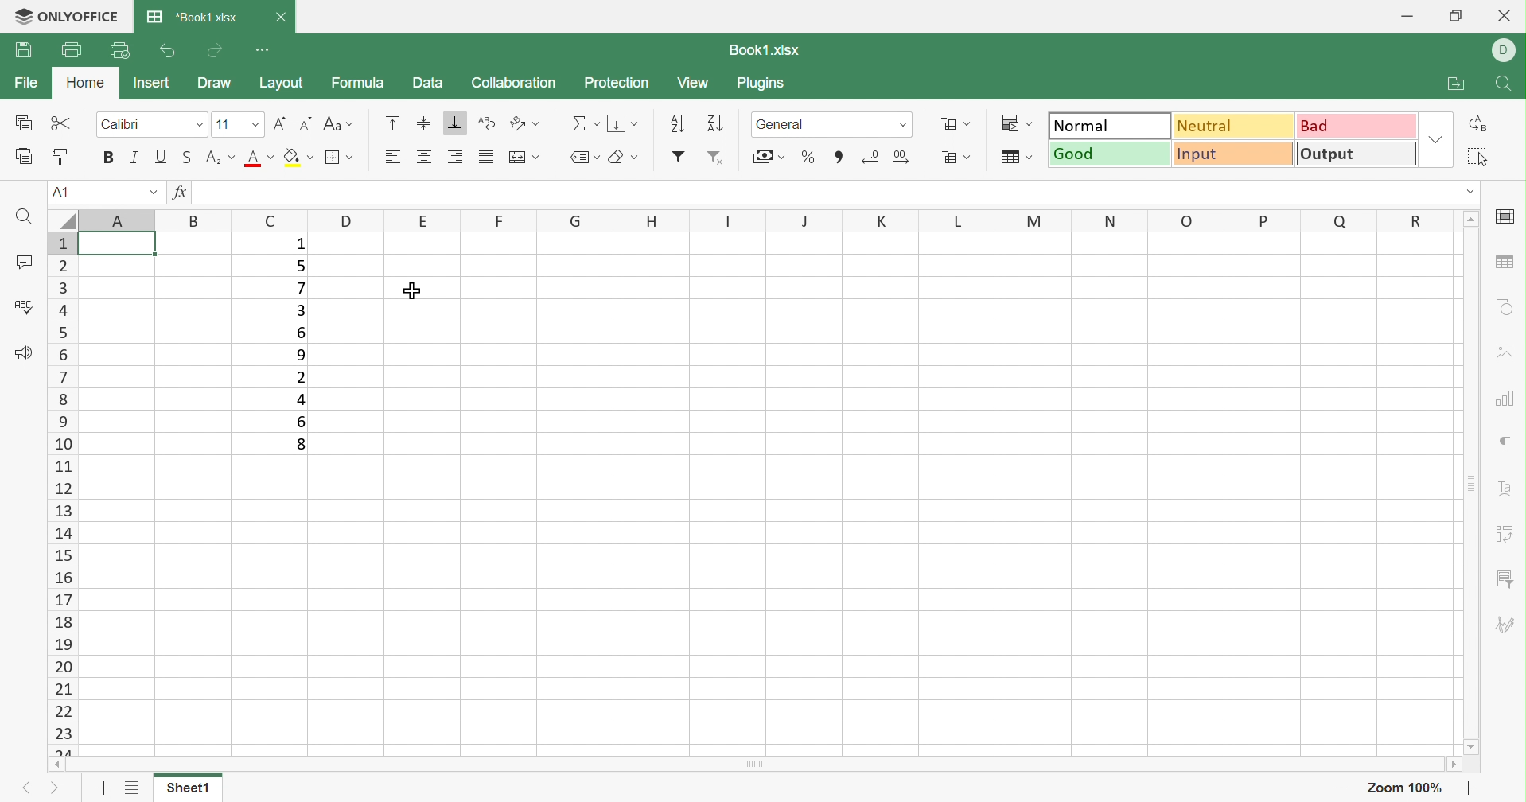 The image size is (1526, 802). Describe the element at coordinates (27, 81) in the screenshot. I see `File` at that location.